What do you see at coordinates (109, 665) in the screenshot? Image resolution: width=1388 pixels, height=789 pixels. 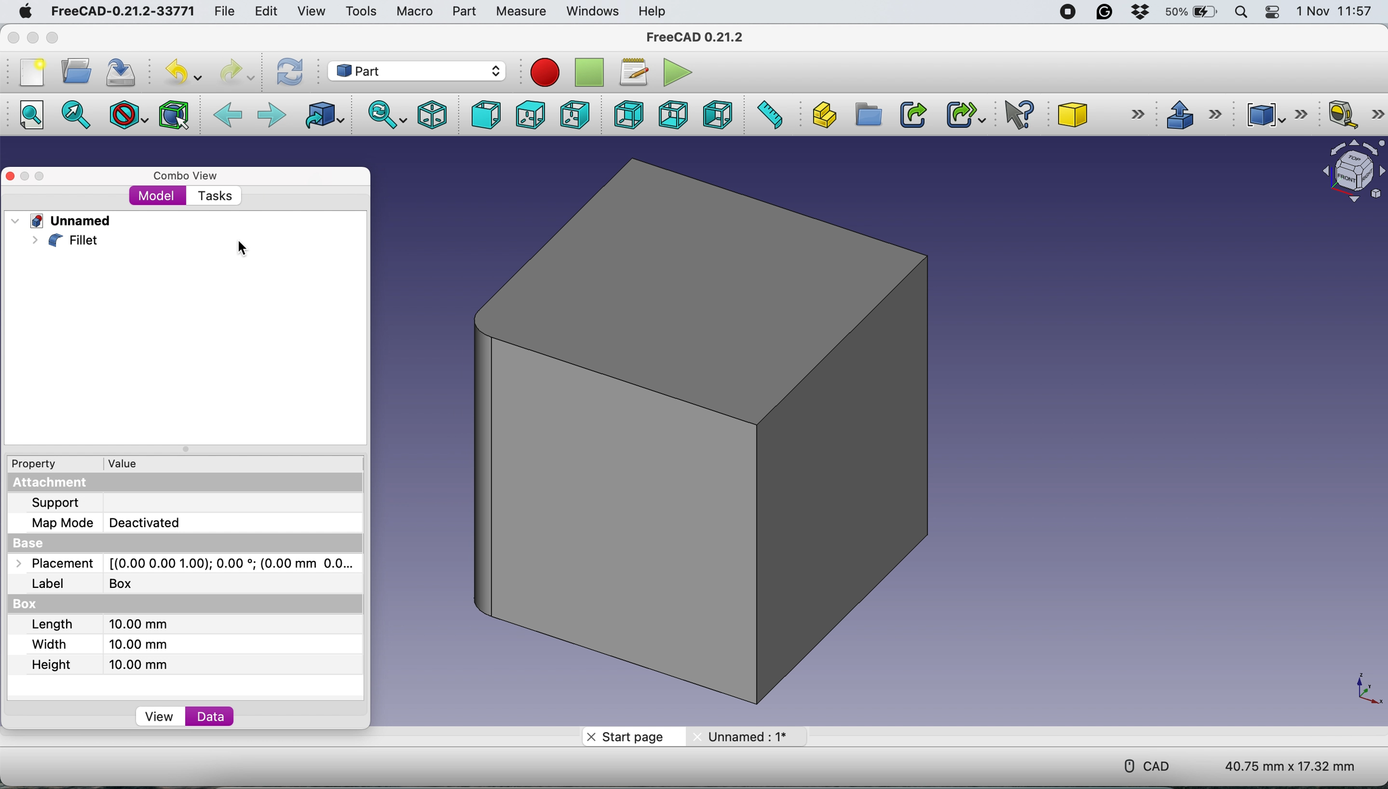 I see `height` at bounding box center [109, 665].